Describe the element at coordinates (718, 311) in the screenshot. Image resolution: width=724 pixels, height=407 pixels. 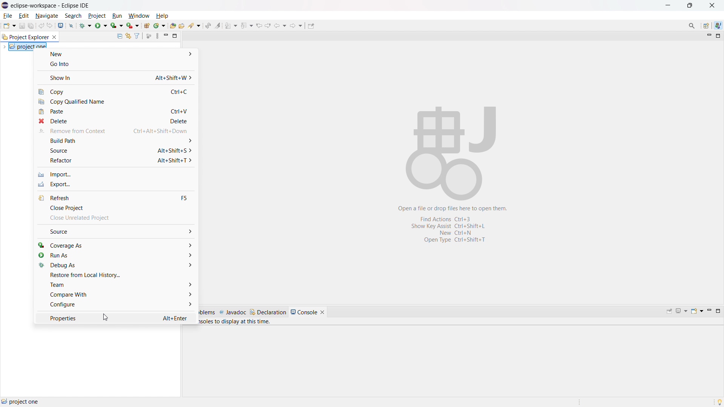
I see `maximize` at that location.